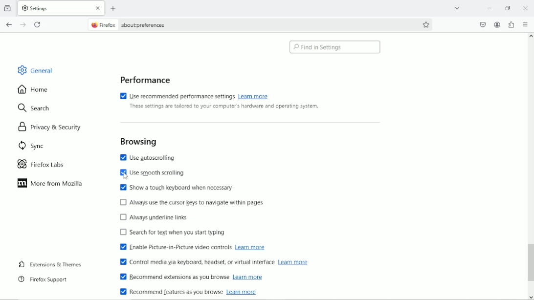 The image size is (534, 300). What do you see at coordinates (512, 24) in the screenshot?
I see `extensions` at bounding box center [512, 24].